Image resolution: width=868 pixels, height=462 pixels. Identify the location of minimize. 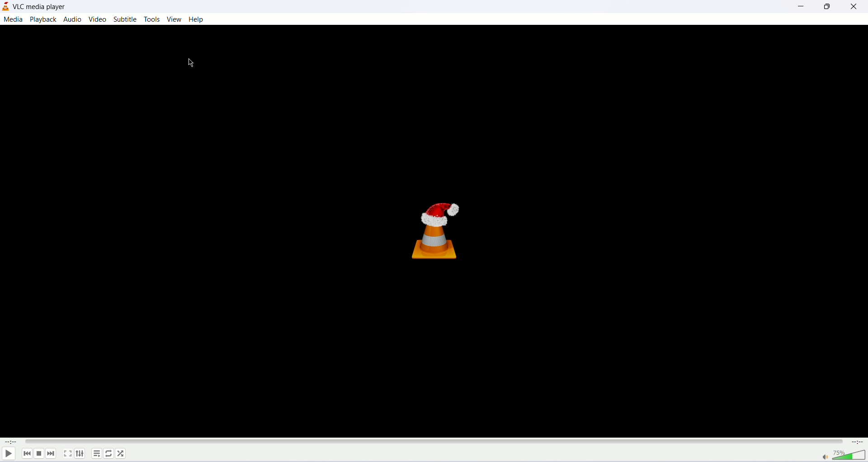
(799, 6).